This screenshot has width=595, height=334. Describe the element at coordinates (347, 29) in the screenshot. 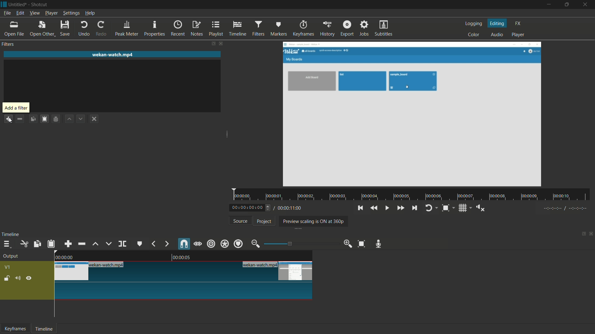

I see `export` at that location.